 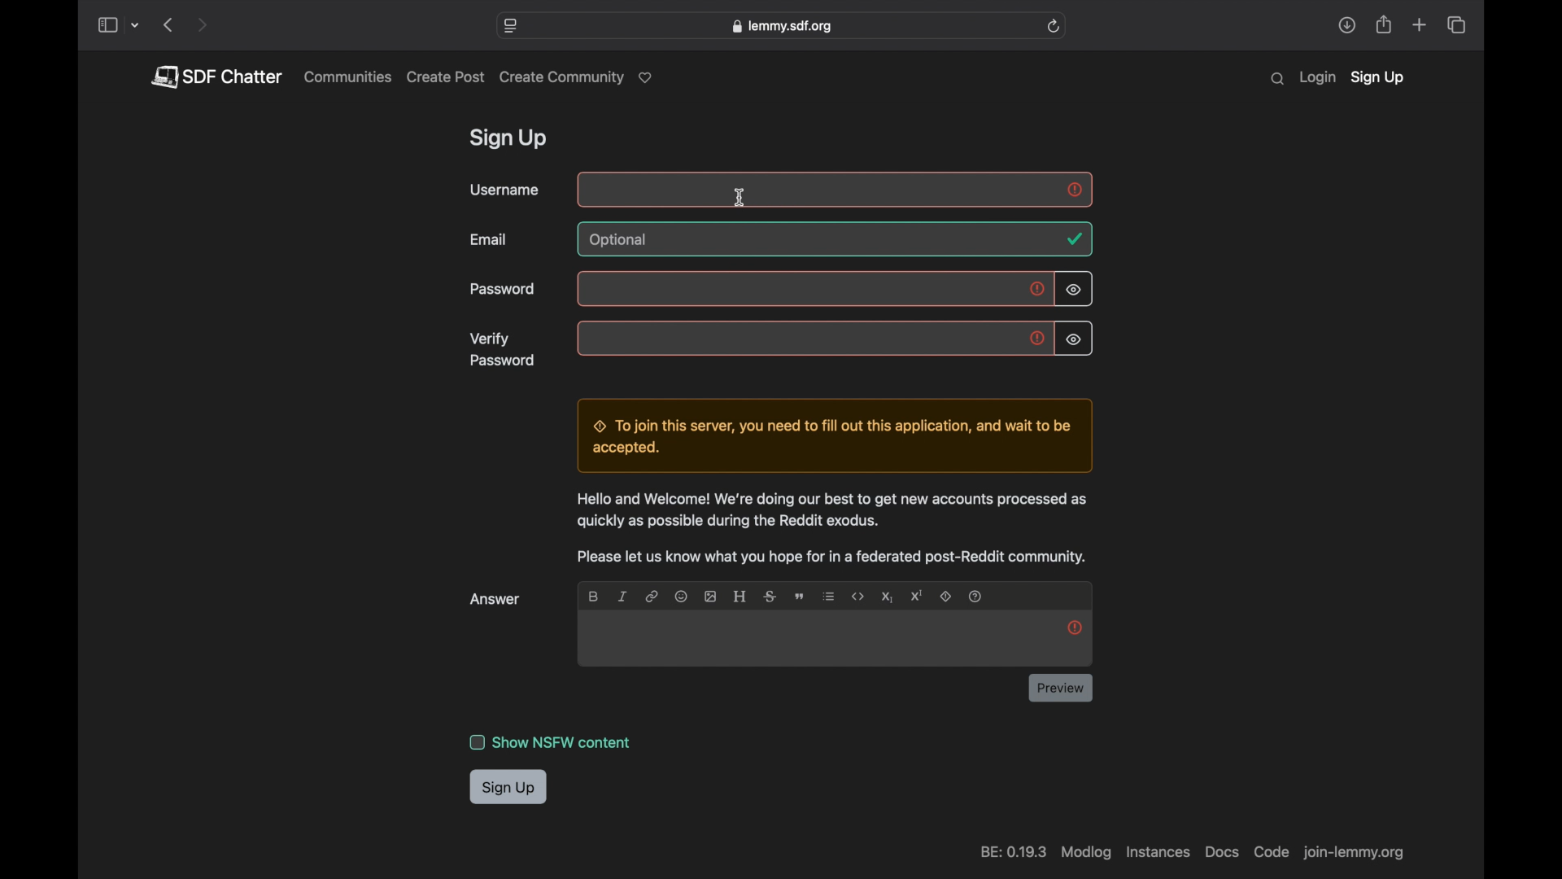 I want to click on dialogue box, so click(x=831, y=436).